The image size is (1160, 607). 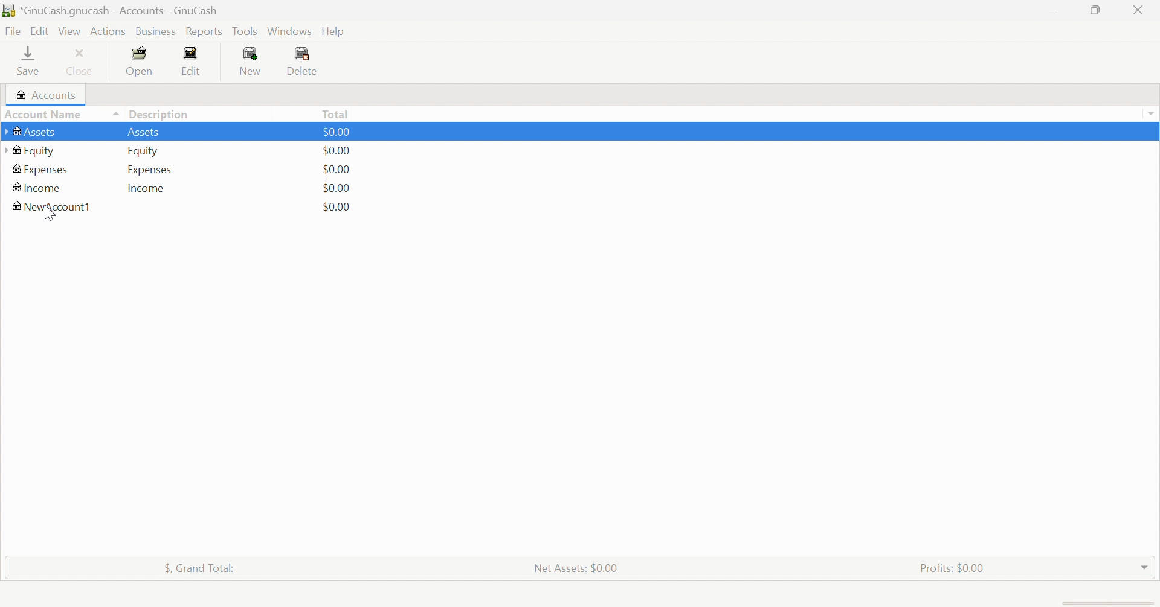 I want to click on Close, so click(x=82, y=62).